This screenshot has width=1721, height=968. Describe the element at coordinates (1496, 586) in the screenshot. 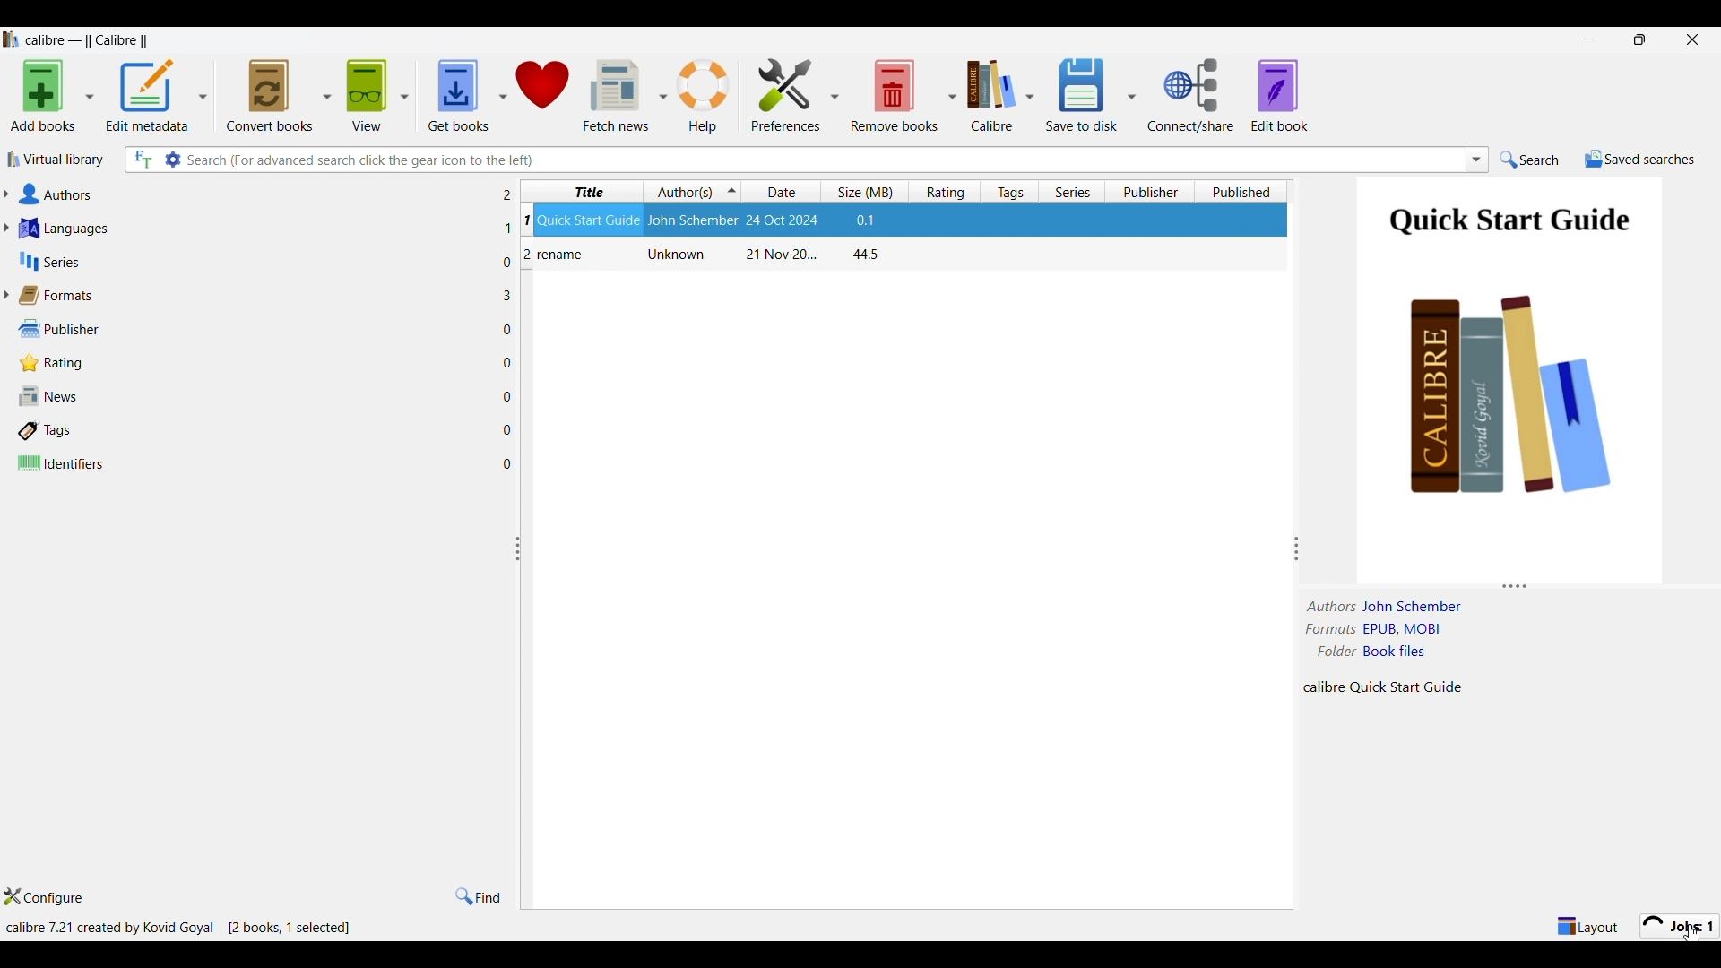

I see `Change height of panels attached` at that location.